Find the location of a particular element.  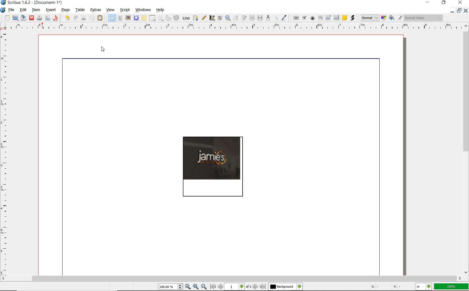

pdf push button is located at coordinates (296, 18).